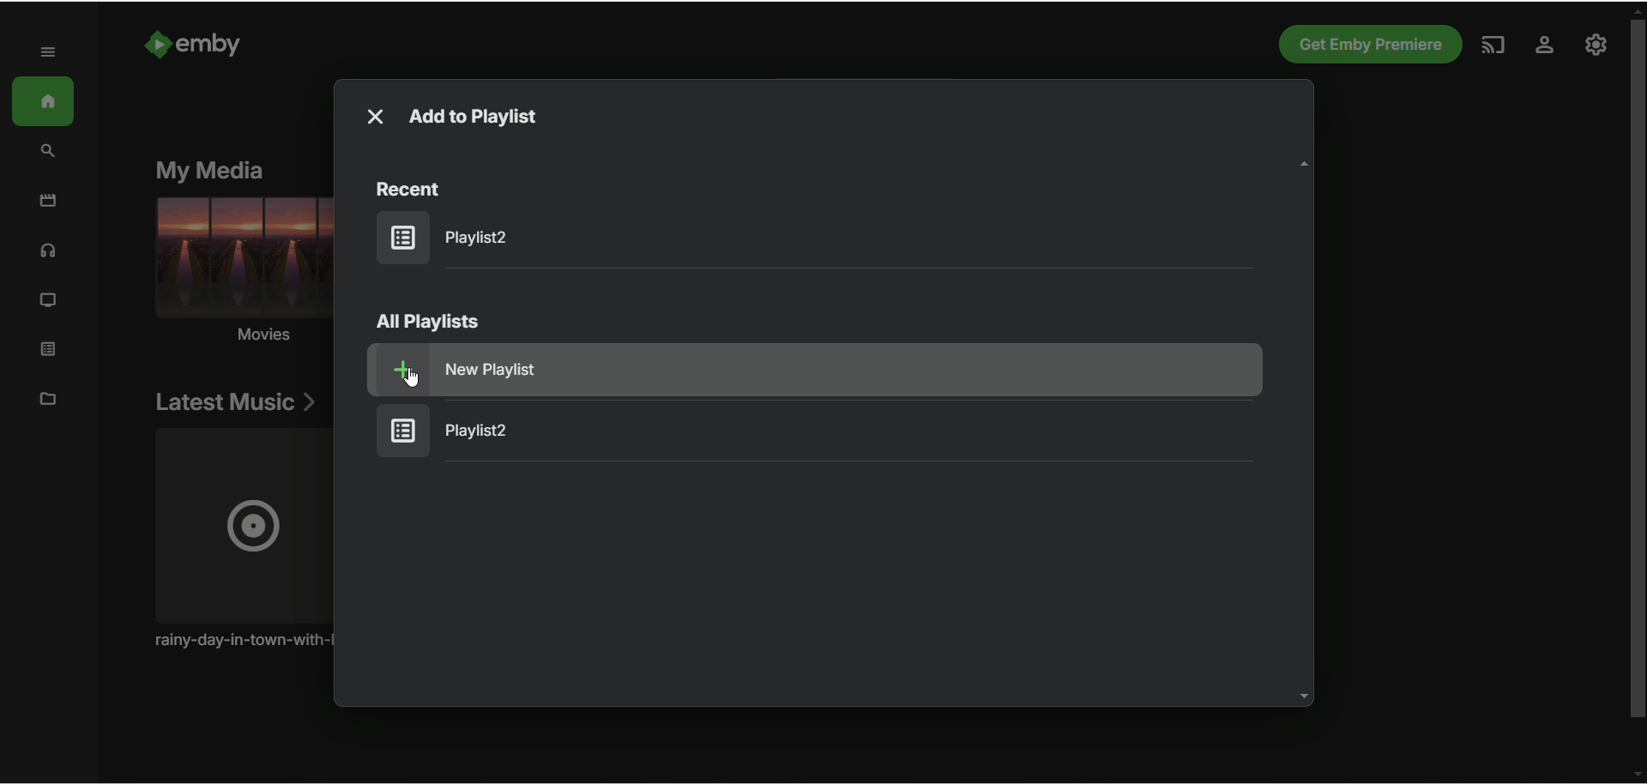 The width and height of the screenshot is (1647, 784). I want to click on manage metadata, so click(48, 398).